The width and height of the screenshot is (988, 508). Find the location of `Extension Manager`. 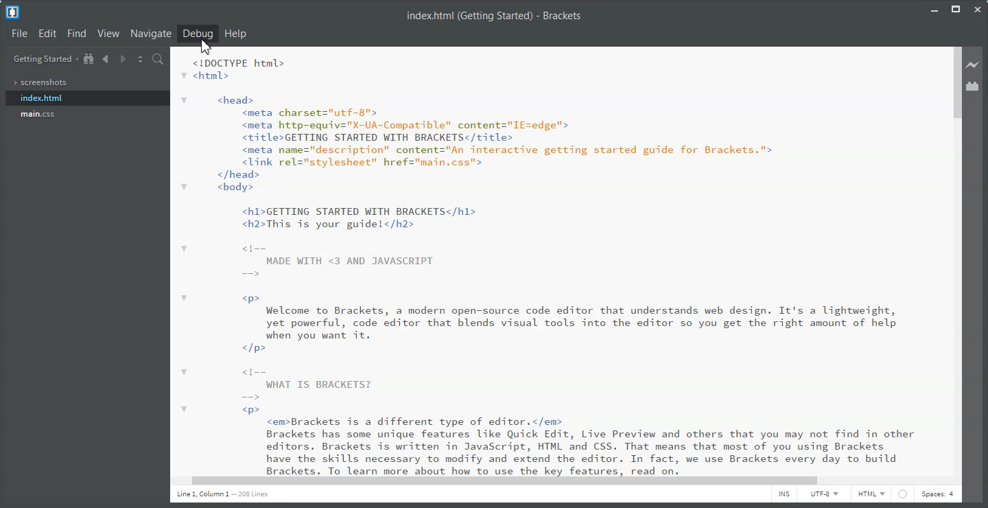

Extension Manager is located at coordinates (974, 86).